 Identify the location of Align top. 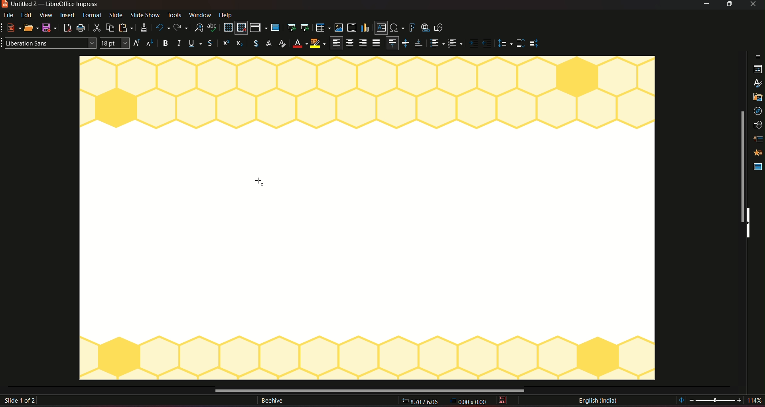
(392, 43).